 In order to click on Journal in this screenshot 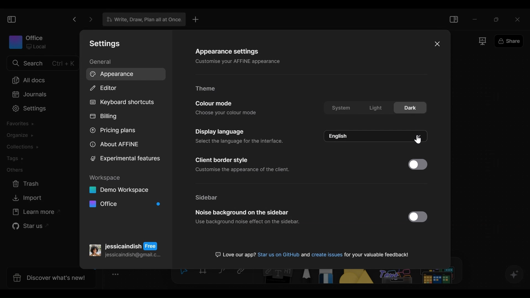, I will do `click(28, 95)`.